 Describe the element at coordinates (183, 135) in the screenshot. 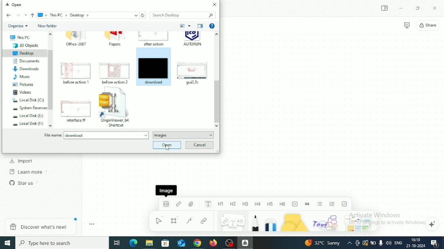

I see `Images` at that location.